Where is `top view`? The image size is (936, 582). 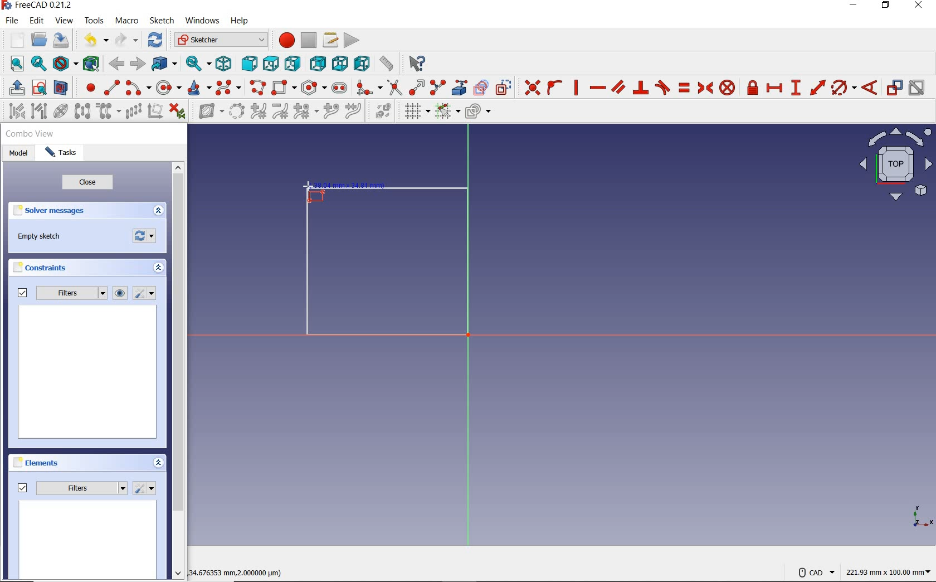 top view is located at coordinates (894, 167).